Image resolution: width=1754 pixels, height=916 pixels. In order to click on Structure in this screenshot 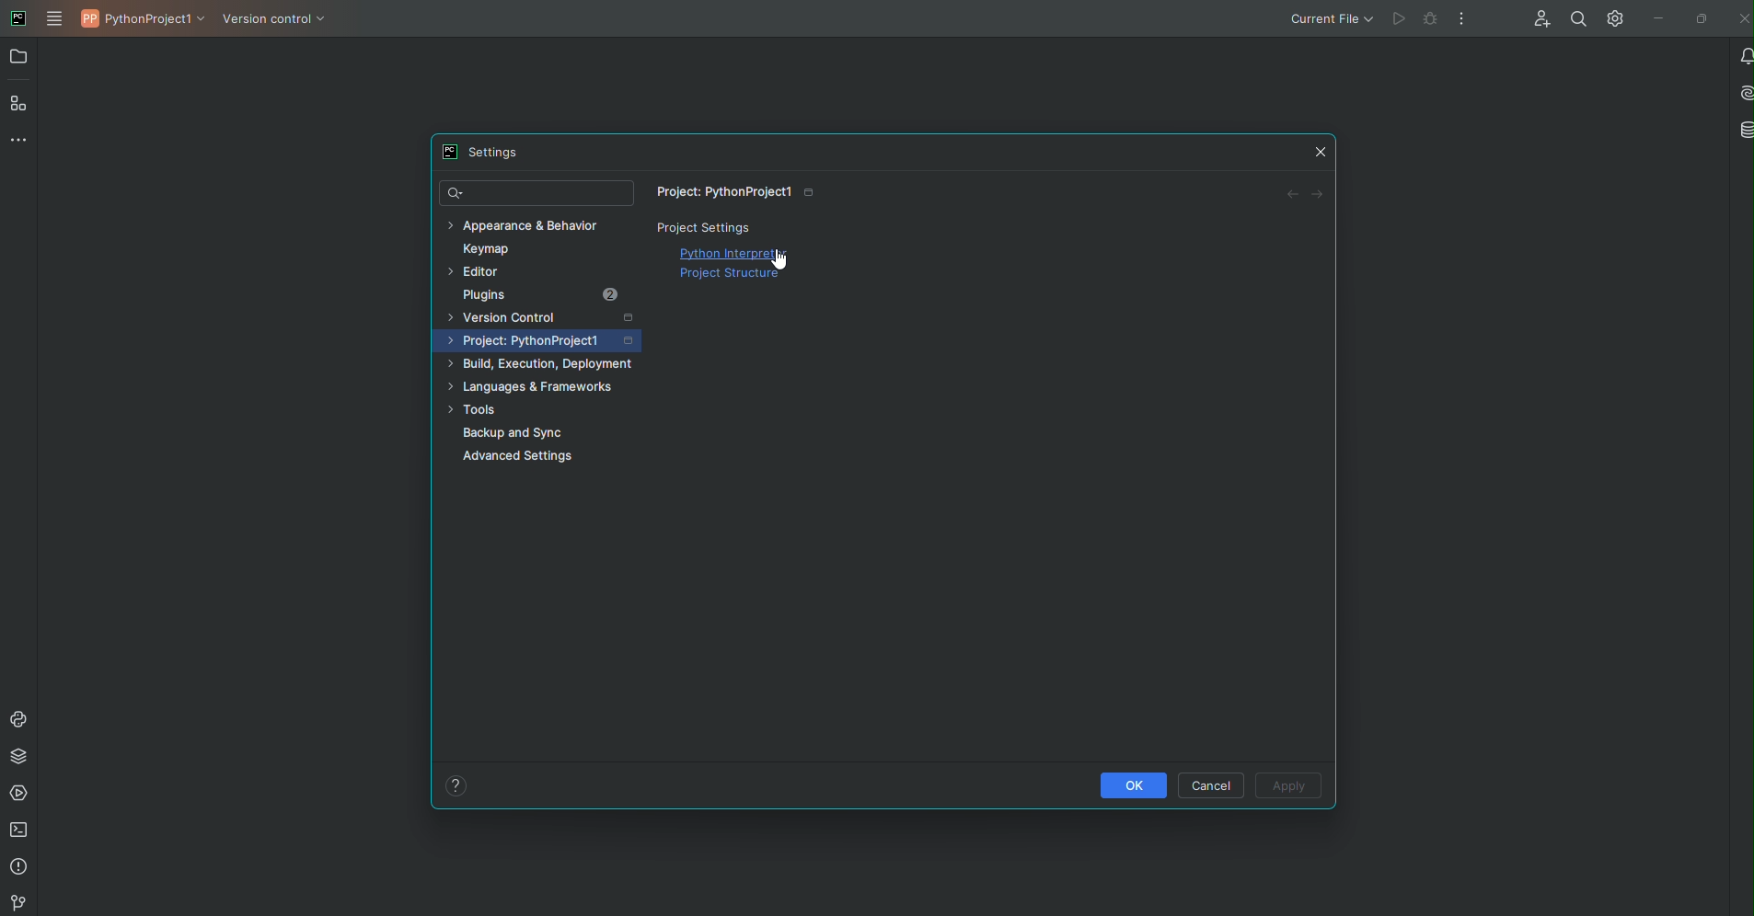, I will do `click(733, 279)`.